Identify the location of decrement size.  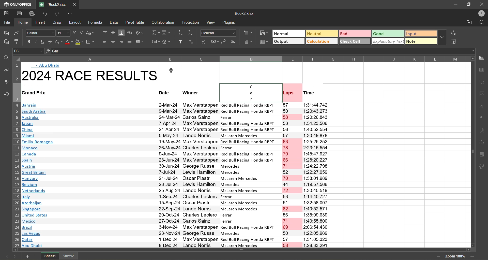
(83, 33).